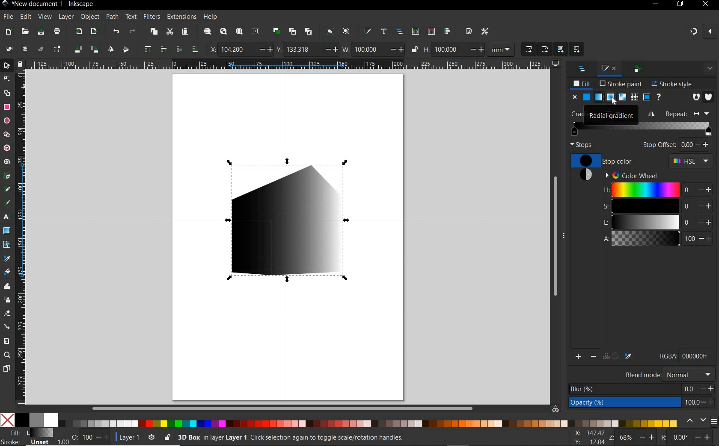 Image resolution: width=719 pixels, height=446 pixels. Describe the element at coordinates (577, 50) in the screenshot. I see `MOVE PATTERNS` at that location.